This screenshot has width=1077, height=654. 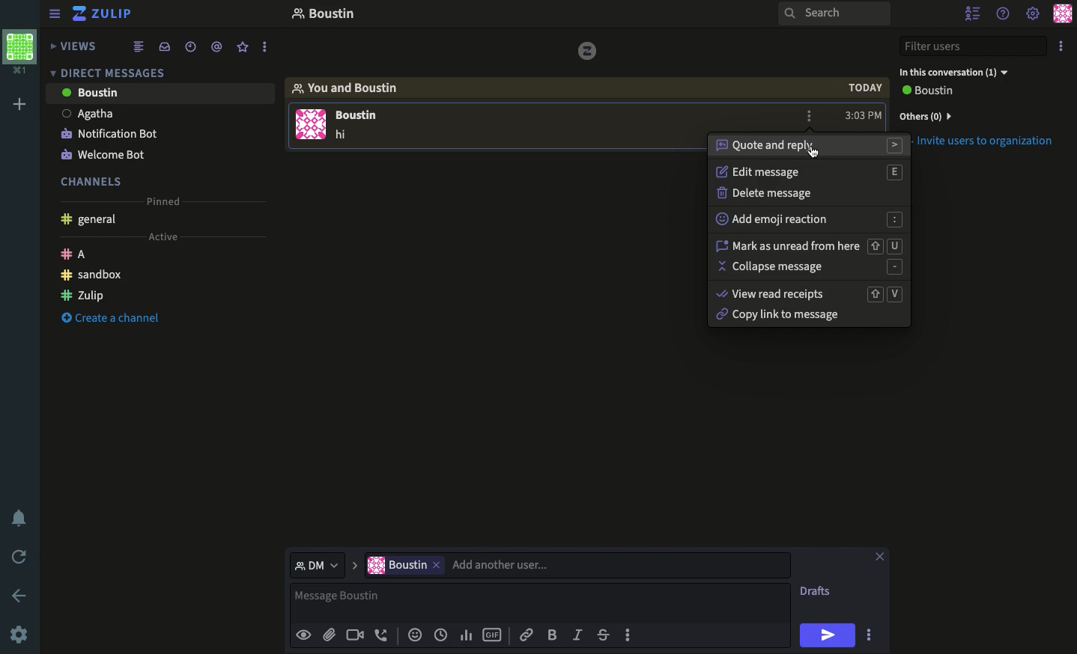 I want to click on Feed, so click(x=141, y=47).